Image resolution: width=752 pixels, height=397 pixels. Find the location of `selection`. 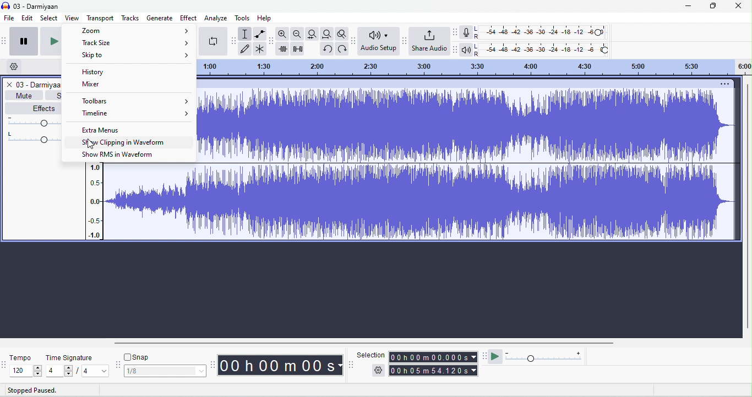

selection is located at coordinates (371, 354).